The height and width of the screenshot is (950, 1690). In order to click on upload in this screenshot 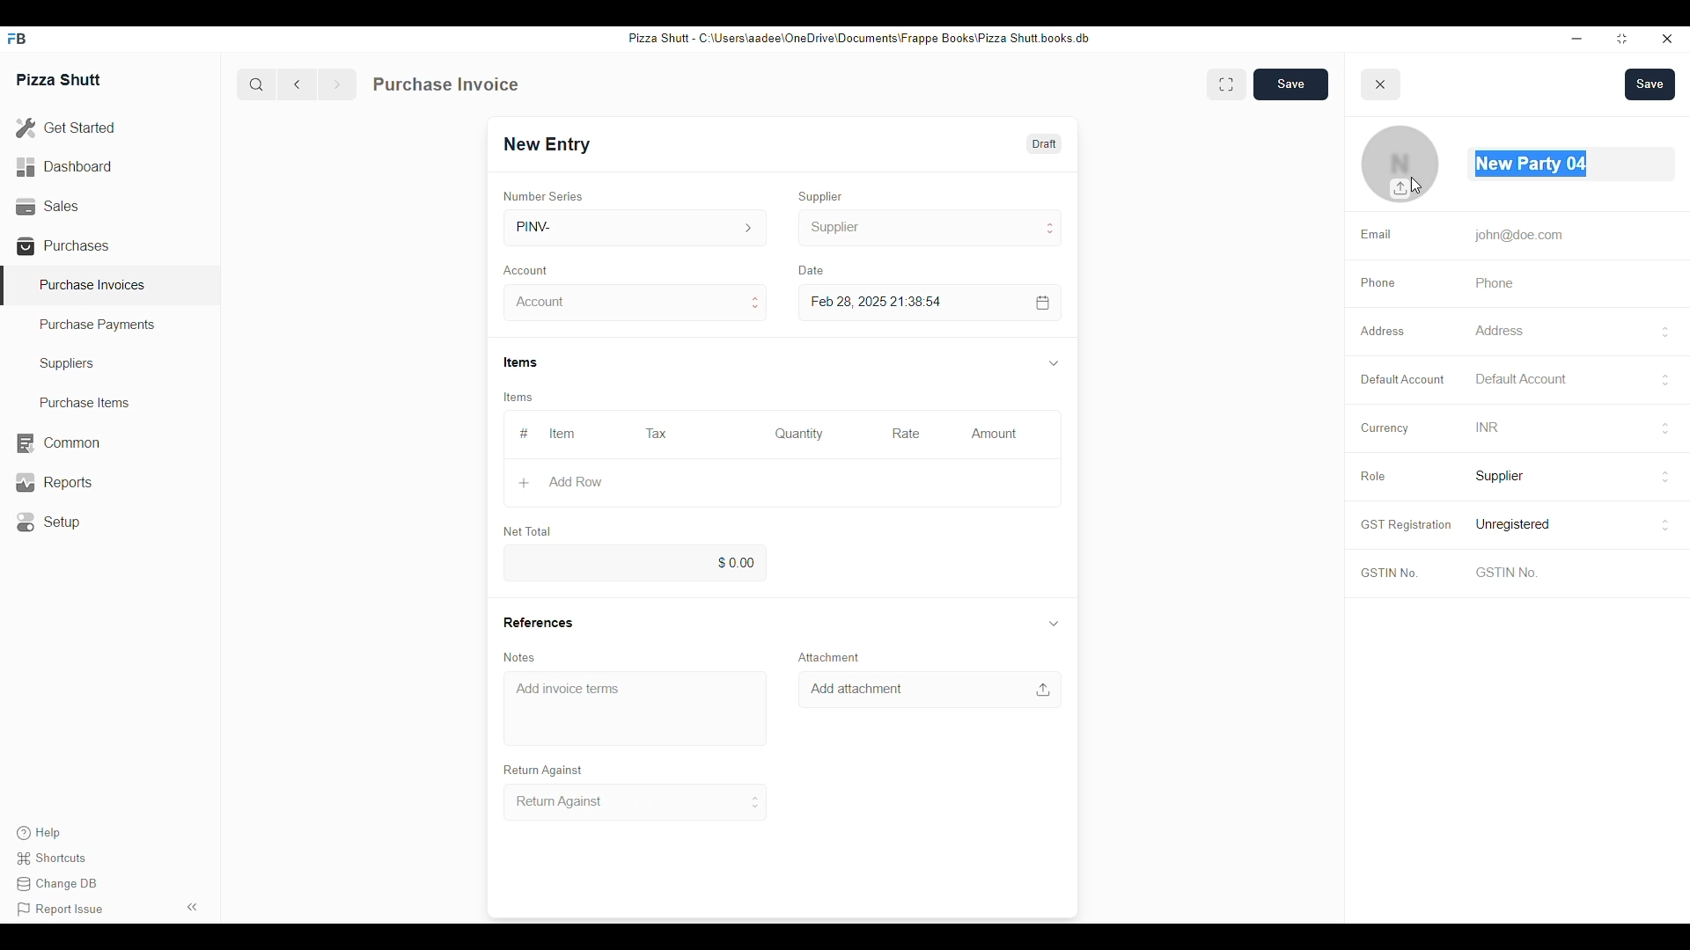, I will do `click(1042, 690)`.